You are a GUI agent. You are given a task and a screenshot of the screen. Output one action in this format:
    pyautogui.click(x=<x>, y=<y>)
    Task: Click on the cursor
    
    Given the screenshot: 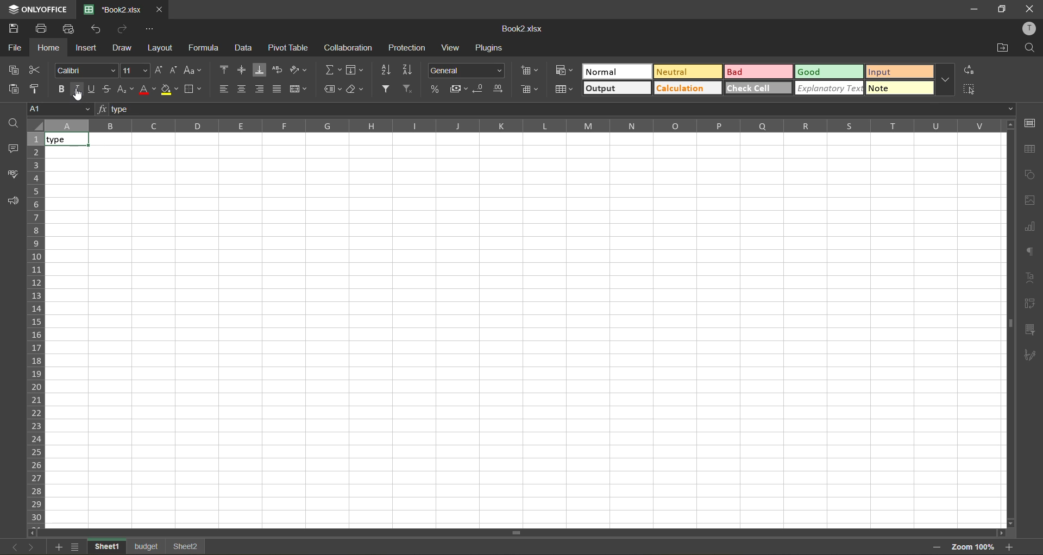 What is the action you would take?
    pyautogui.click(x=81, y=96)
    